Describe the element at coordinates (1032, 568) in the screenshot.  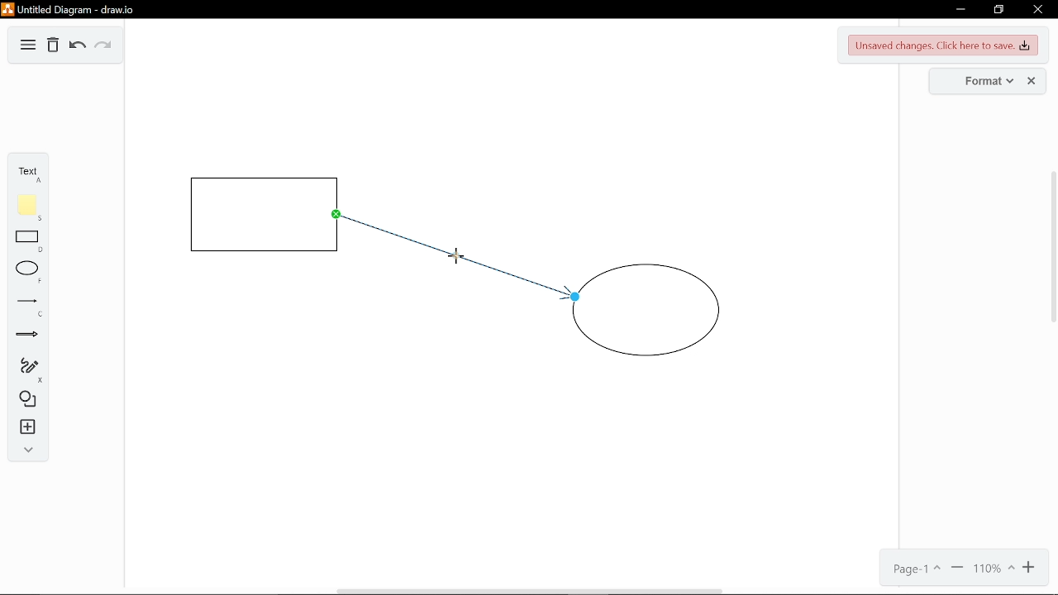
I see `Zoom in` at that location.